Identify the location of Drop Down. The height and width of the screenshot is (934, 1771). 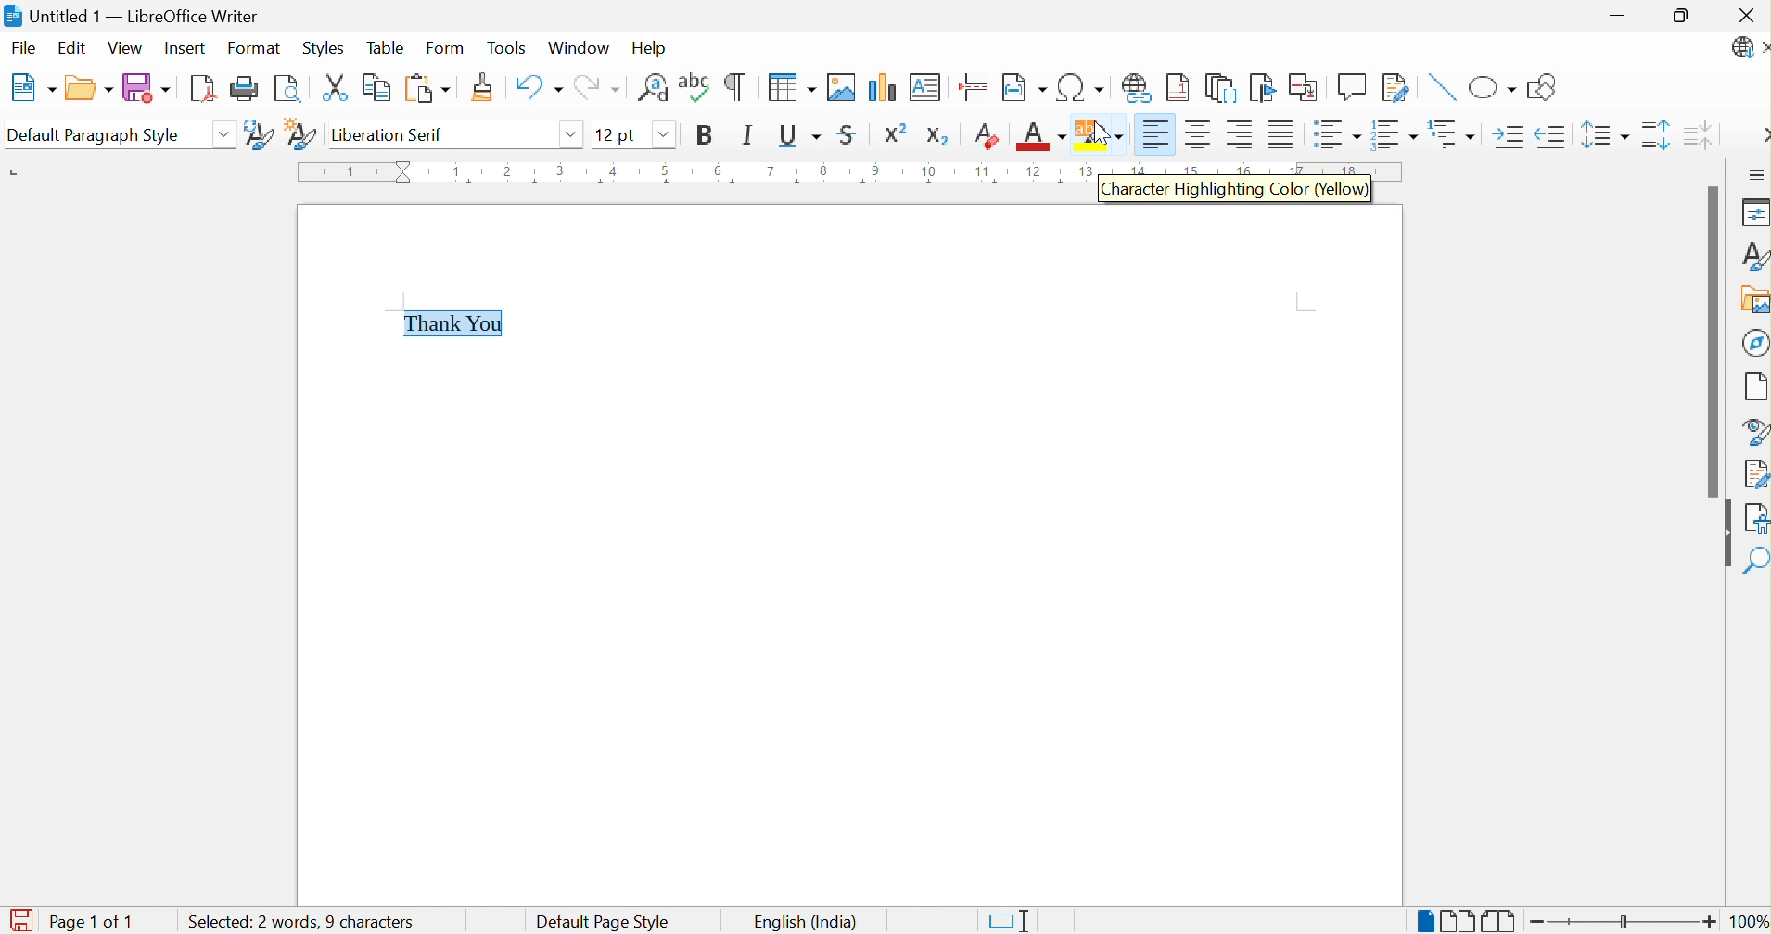
(663, 135).